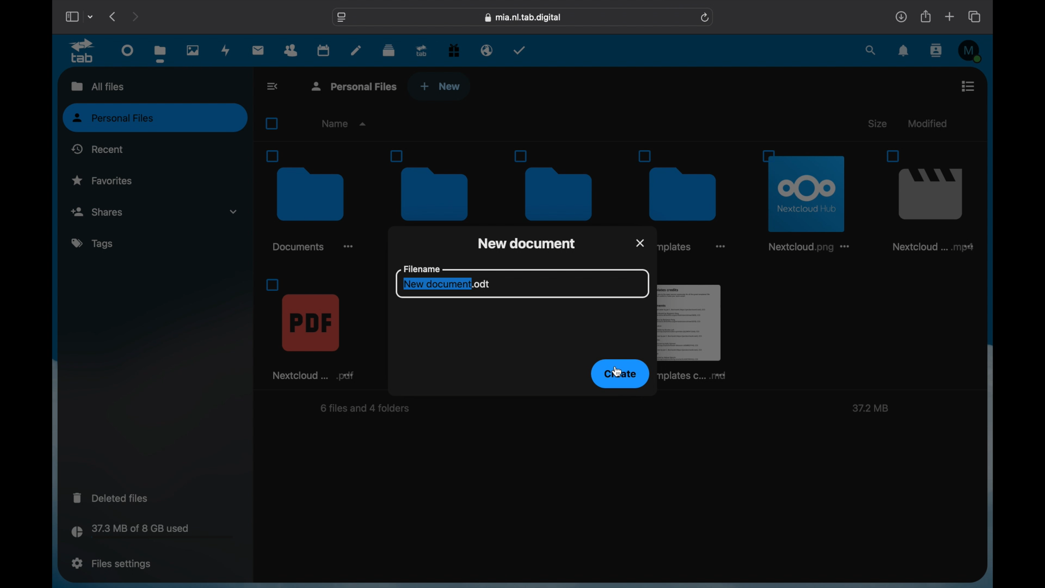 The image size is (1045, 588). Describe the element at coordinates (524, 18) in the screenshot. I see `web address` at that location.